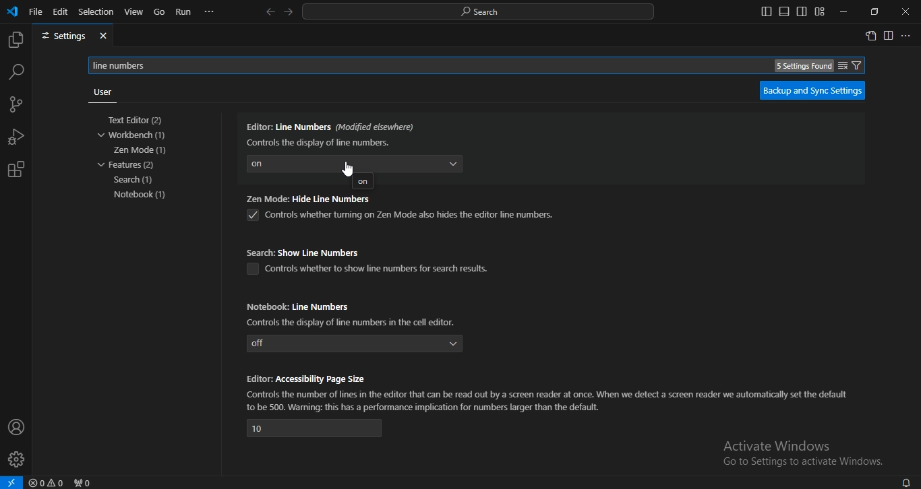 This screenshot has width=921, height=489. What do you see at coordinates (481, 65) in the screenshot?
I see `search settings` at bounding box center [481, 65].